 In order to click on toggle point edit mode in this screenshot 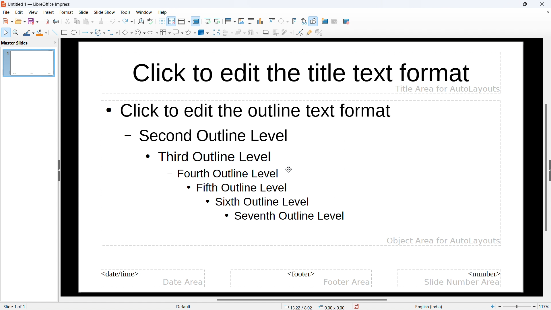, I will do `click(300, 32)`.